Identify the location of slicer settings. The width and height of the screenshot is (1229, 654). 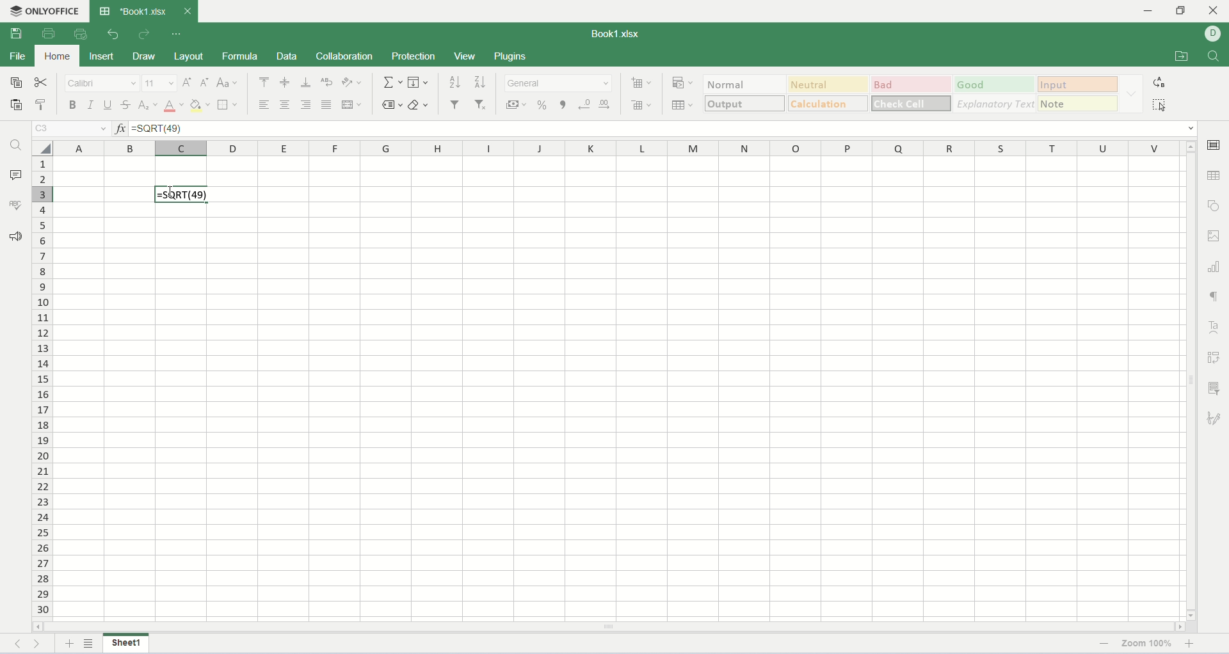
(1216, 387).